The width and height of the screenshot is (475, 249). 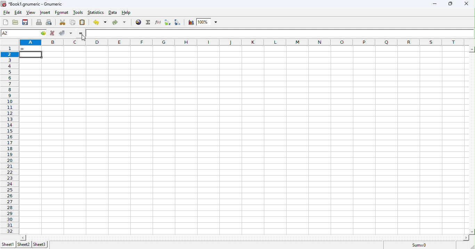 I want to click on chart, so click(x=191, y=23).